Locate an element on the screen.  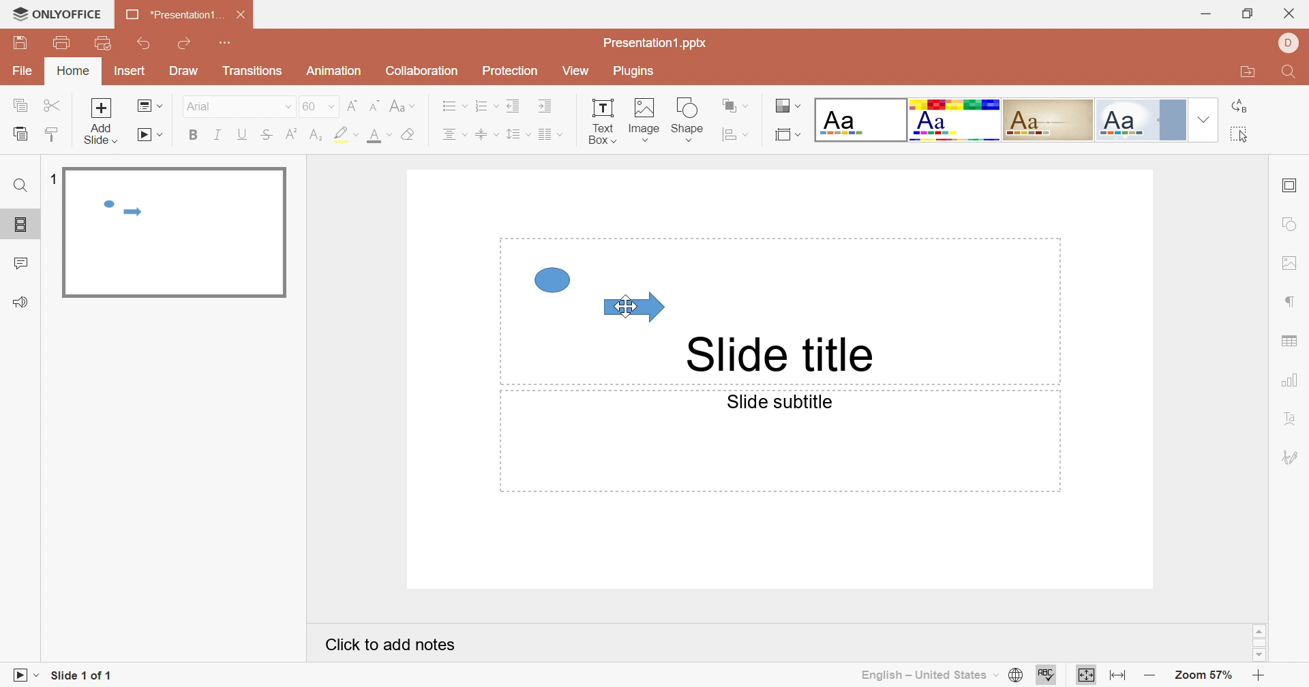
Plugins is located at coordinates (635, 73).